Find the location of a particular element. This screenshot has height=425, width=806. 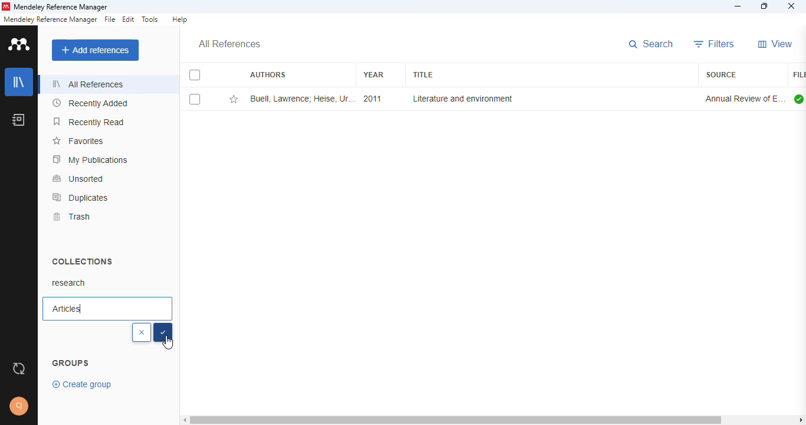

select is located at coordinates (195, 75).